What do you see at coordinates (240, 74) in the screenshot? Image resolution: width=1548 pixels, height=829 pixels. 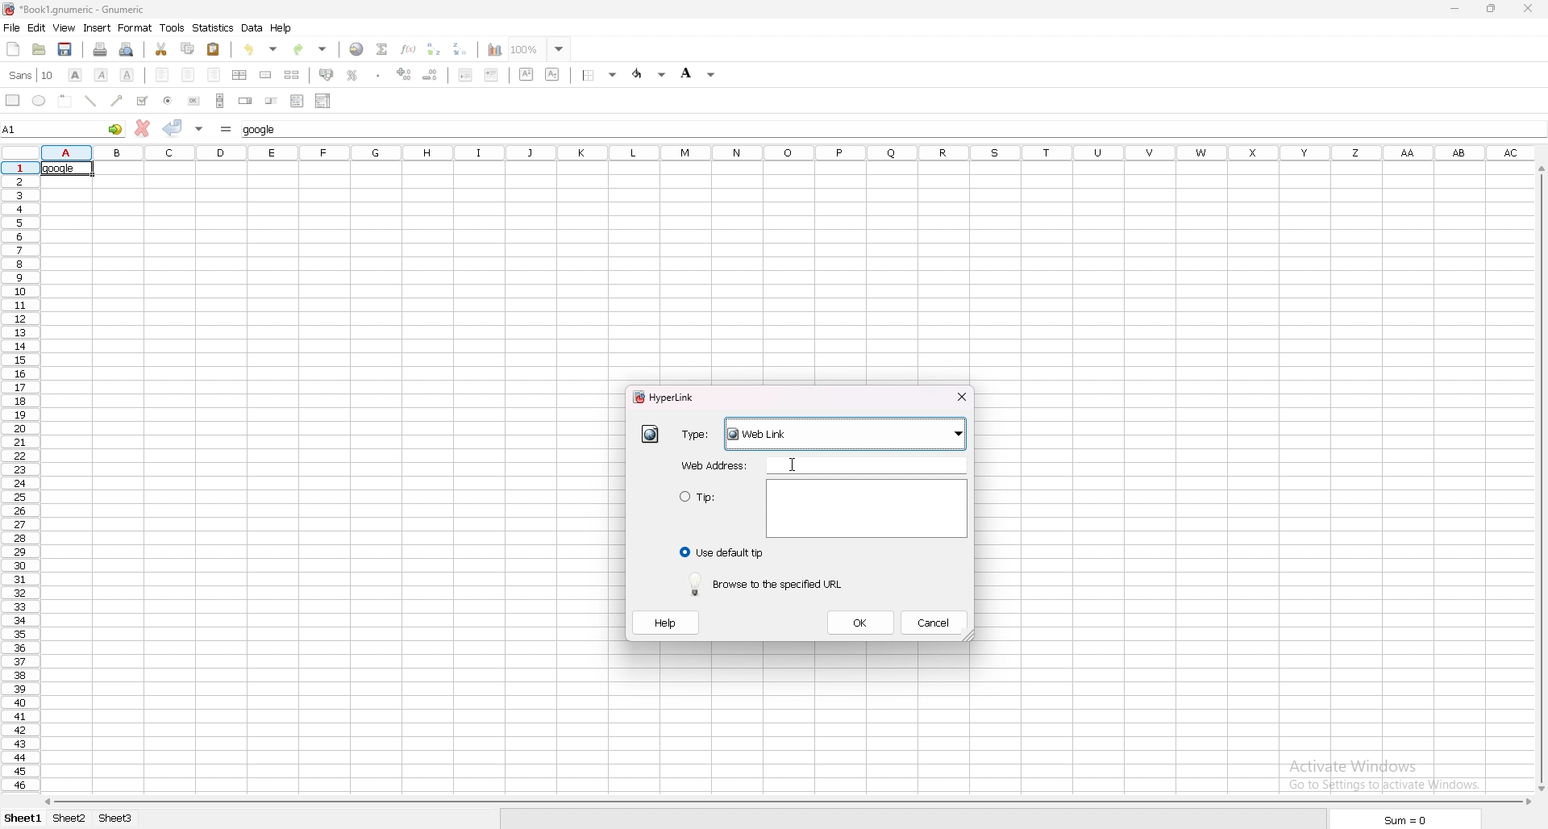 I see `centre horizontally` at bounding box center [240, 74].